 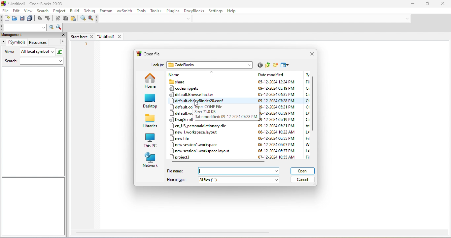 I want to click on all local symbol, so click(x=42, y=52).